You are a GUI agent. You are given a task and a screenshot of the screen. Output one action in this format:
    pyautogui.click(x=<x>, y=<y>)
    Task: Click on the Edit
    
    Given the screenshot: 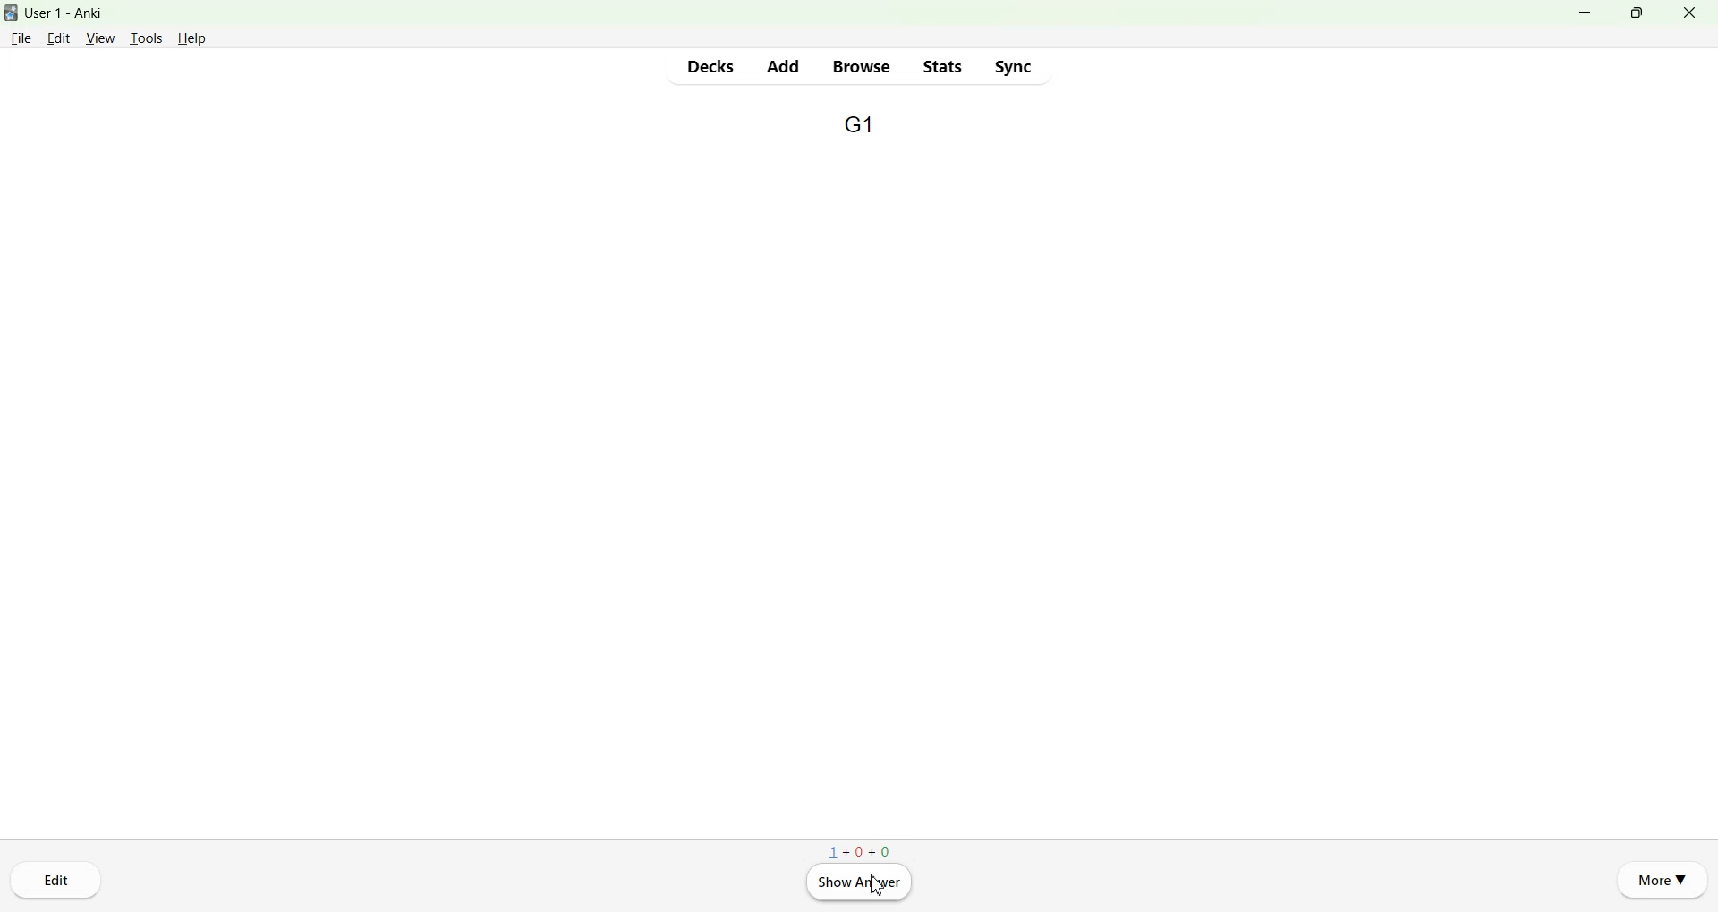 What is the action you would take?
    pyautogui.click(x=60, y=38)
    